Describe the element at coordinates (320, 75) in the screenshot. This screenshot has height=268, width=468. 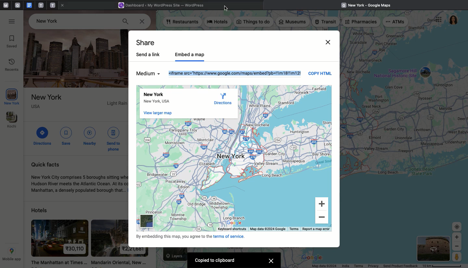
I see `Copy html` at that location.